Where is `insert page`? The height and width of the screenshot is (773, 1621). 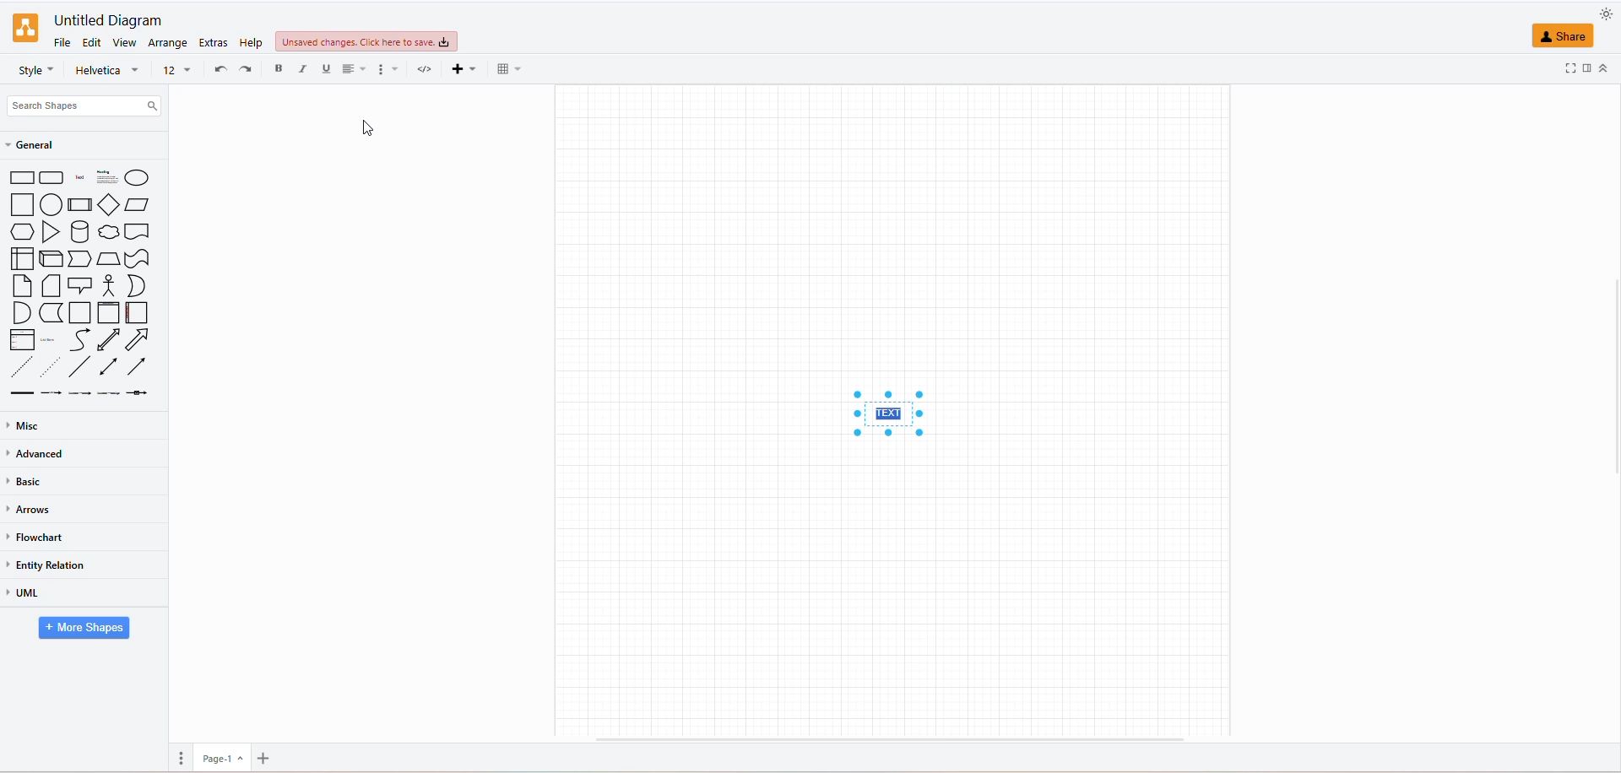
insert page is located at coordinates (264, 757).